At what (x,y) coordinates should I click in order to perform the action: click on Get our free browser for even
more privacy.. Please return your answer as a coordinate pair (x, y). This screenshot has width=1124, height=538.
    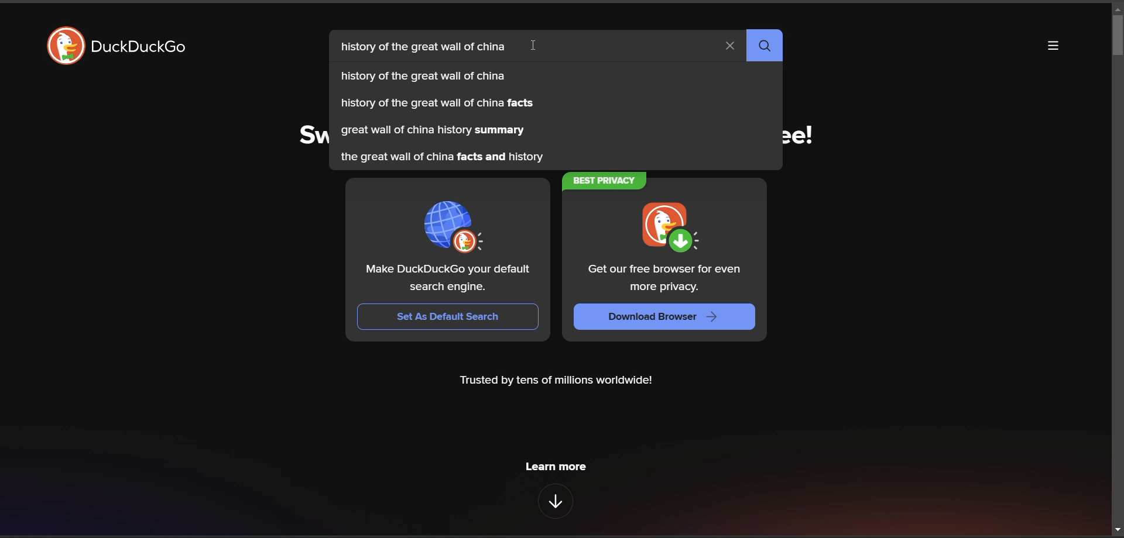
    Looking at the image, I should click on (667, 278).